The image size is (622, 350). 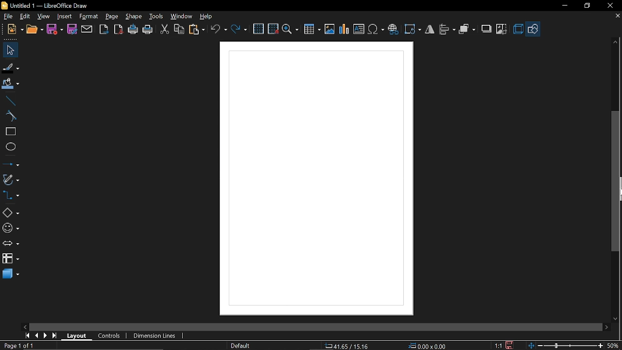 I want to click on new, so click(x=15, y=30).